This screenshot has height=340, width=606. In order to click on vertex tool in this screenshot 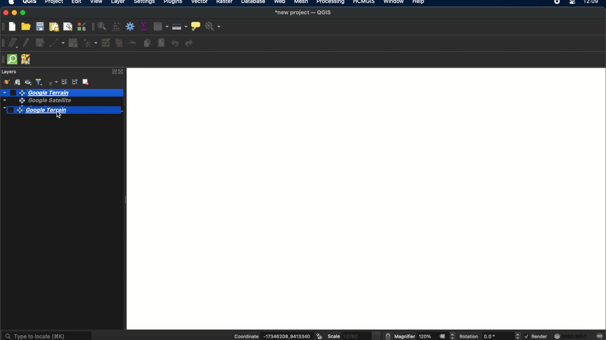, I will do `click(90, 43)`.